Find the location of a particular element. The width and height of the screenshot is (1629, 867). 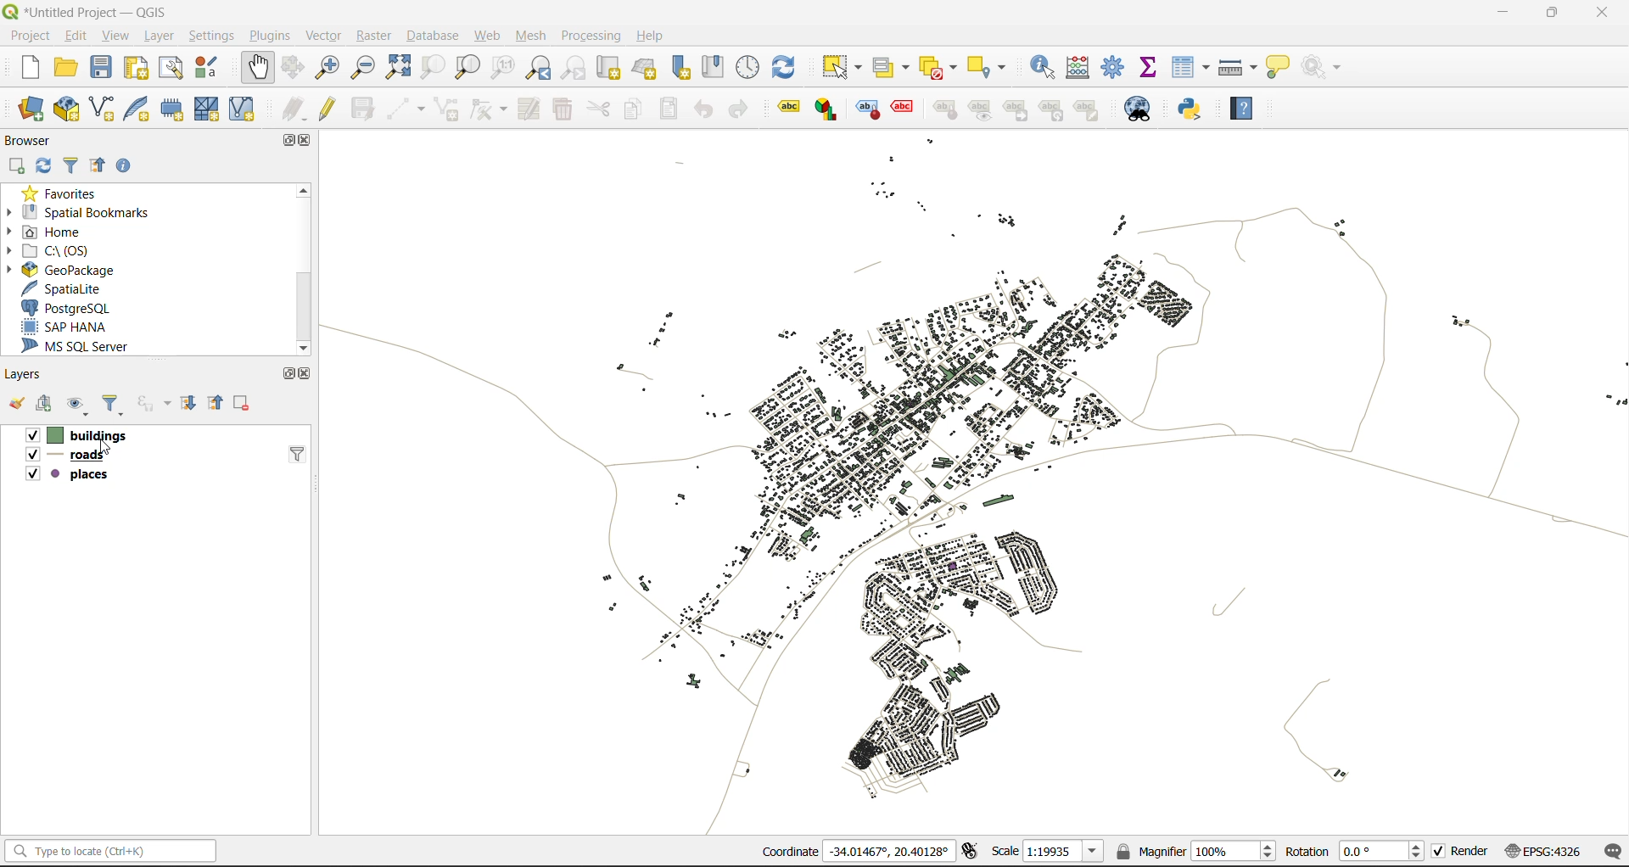

new 3d map view is located at coordinates (647, 70).